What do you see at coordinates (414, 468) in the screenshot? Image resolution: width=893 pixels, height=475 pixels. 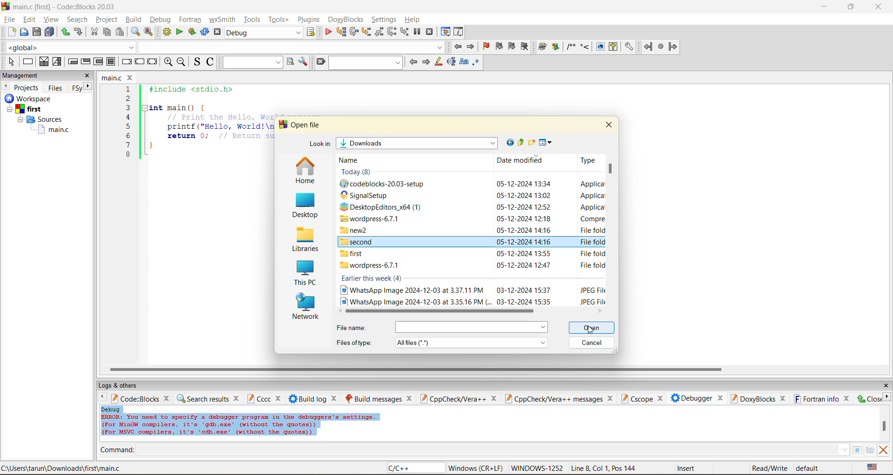 I see `language` at bounding box center [414, 468].